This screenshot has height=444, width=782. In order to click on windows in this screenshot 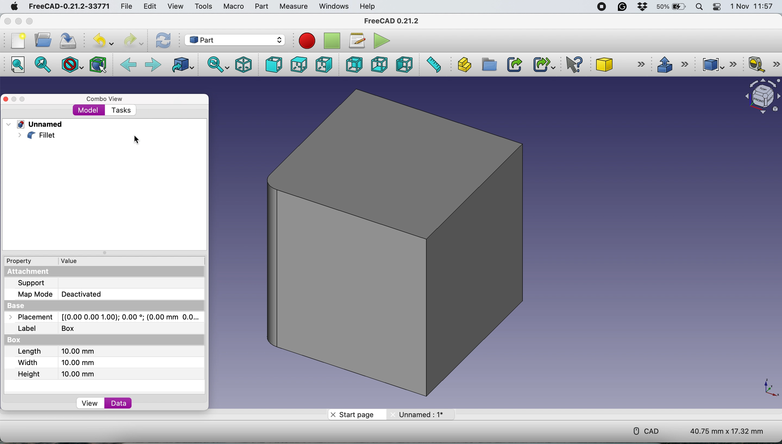, I will do `click(333, 6)`.